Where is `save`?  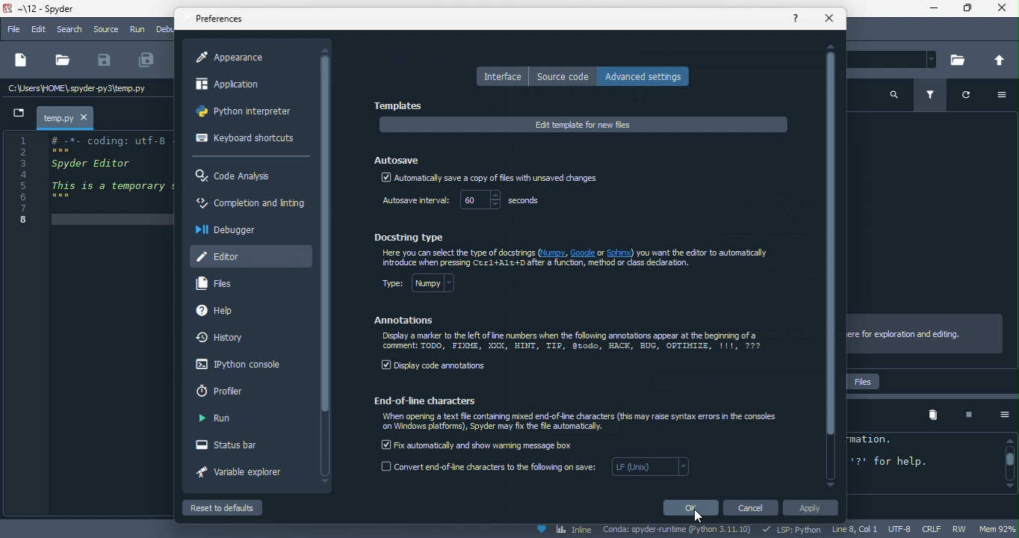
save is located at coordinates (105, 61).